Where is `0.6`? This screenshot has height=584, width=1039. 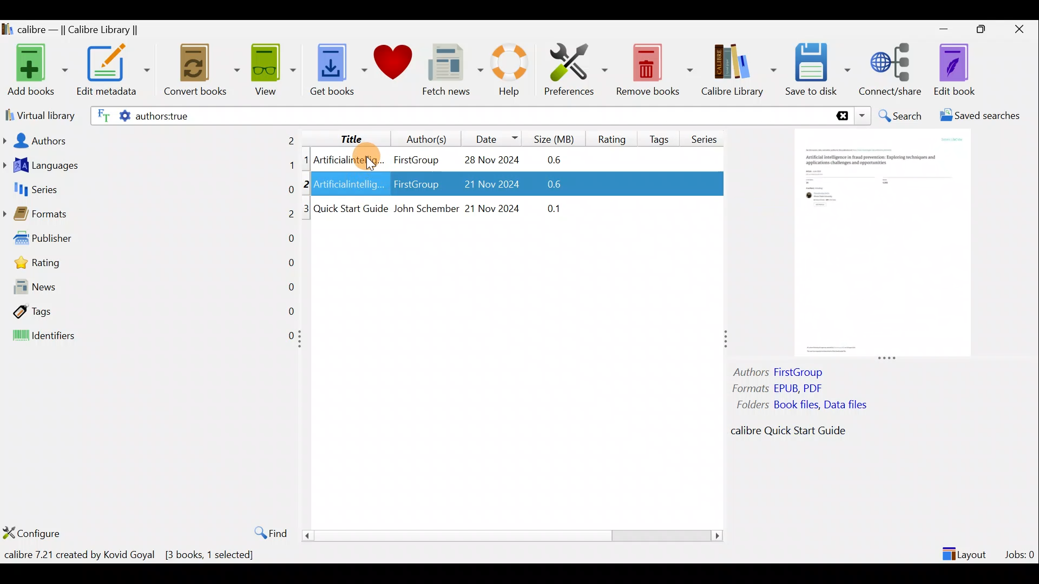
0.6 is located at coordinates (544, 186).